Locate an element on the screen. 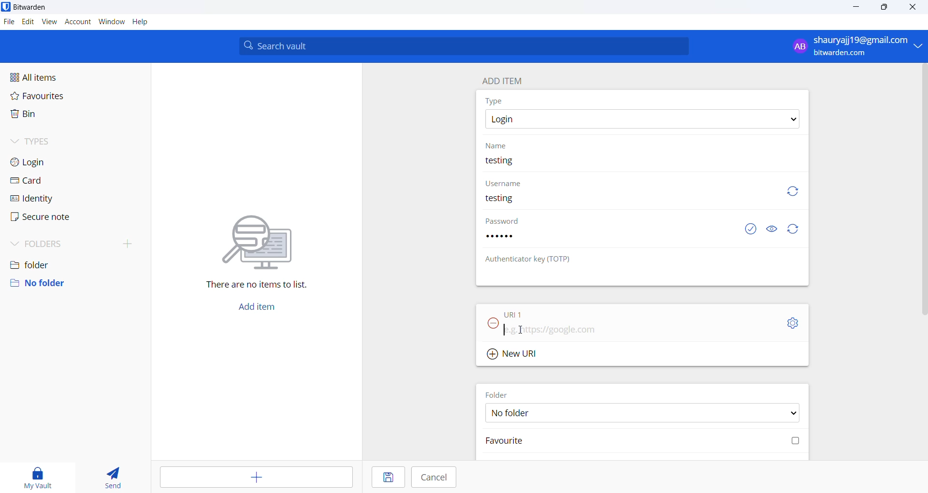 The image size is (928, 493). username heading is located at coordinates (504, 184).